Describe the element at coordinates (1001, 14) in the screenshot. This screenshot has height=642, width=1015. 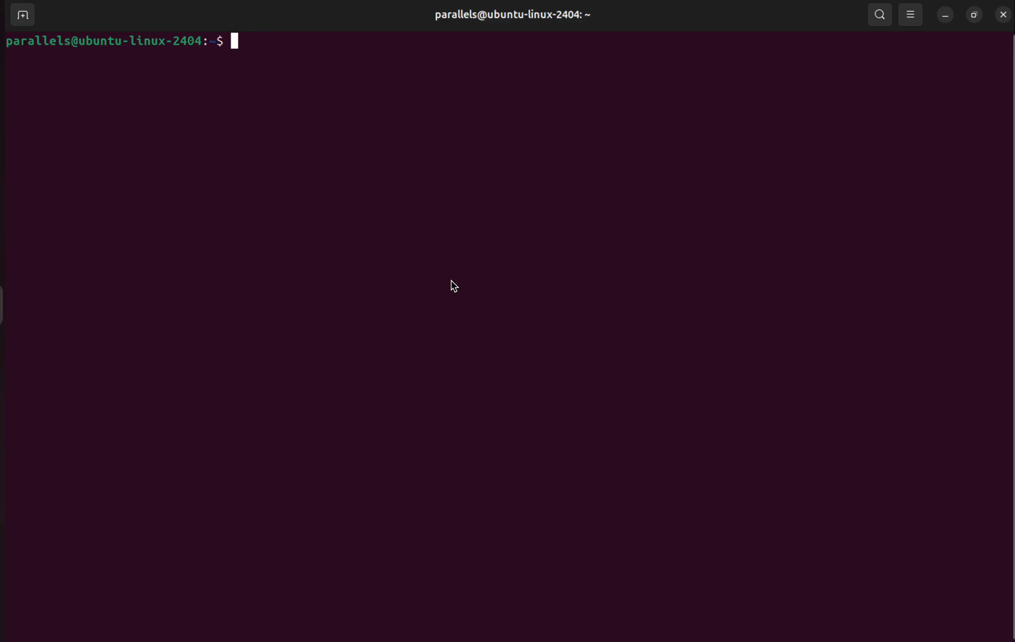
I see `close` at that location.